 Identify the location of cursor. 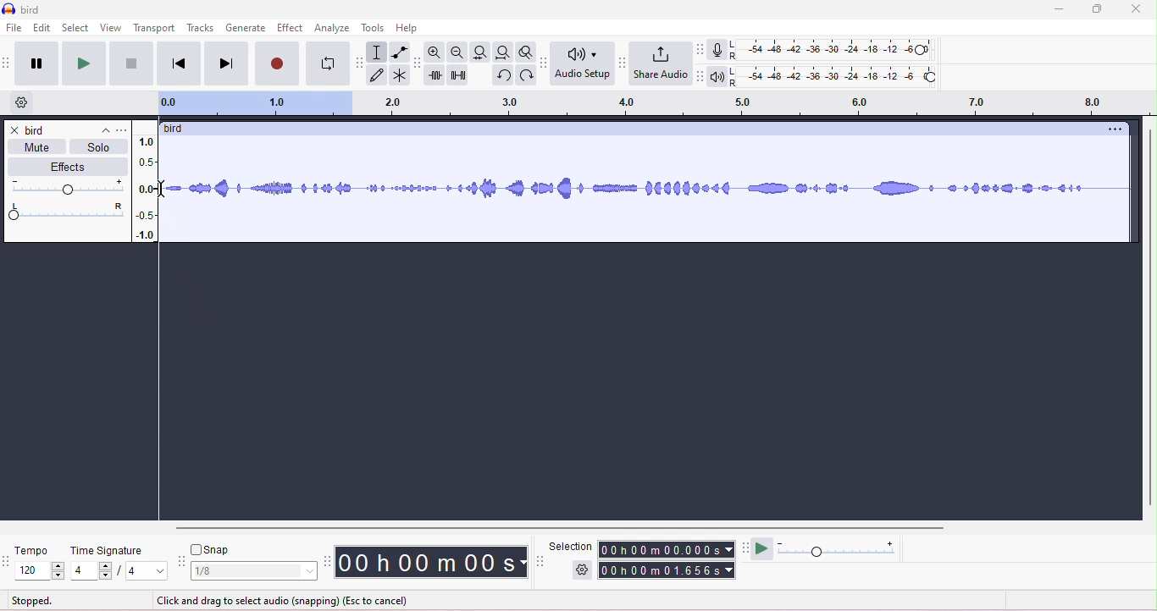
(164, 188).